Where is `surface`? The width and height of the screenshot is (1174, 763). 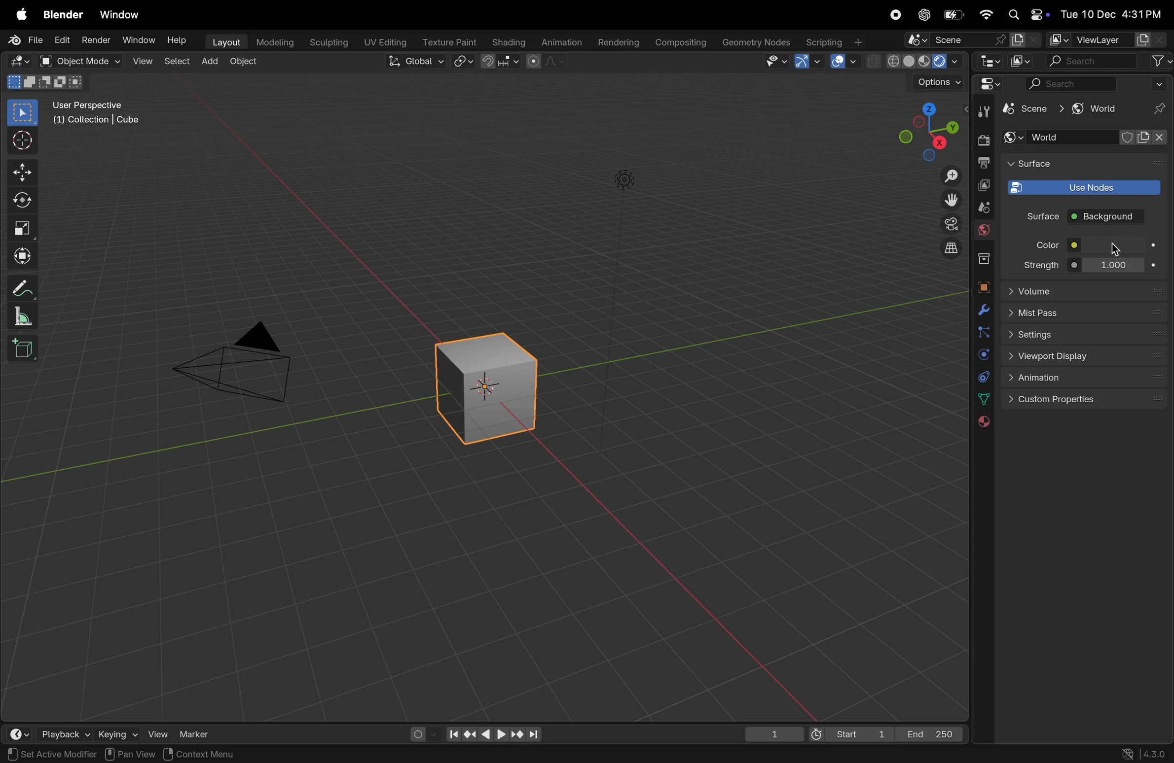
surface is located at coordinates (1034, 164).